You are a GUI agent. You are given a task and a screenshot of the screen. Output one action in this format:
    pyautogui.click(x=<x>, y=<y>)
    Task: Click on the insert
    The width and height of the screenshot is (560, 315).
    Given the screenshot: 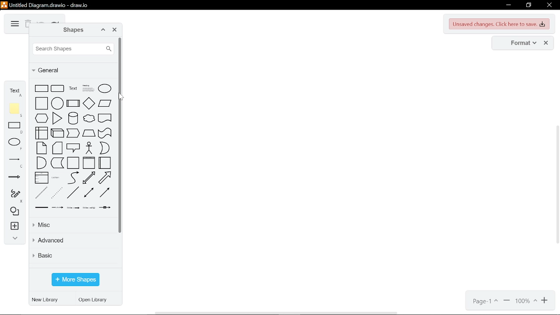 What is the action you would take?
    pyautogui.click(x=14, y=227)
    